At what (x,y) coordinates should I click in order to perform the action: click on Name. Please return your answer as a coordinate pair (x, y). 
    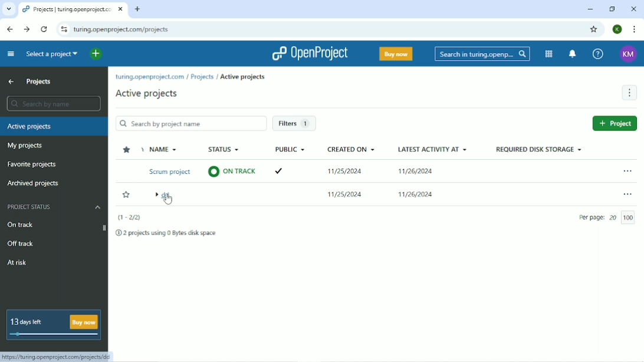
    Looking at the image, I should click on (164, 149).